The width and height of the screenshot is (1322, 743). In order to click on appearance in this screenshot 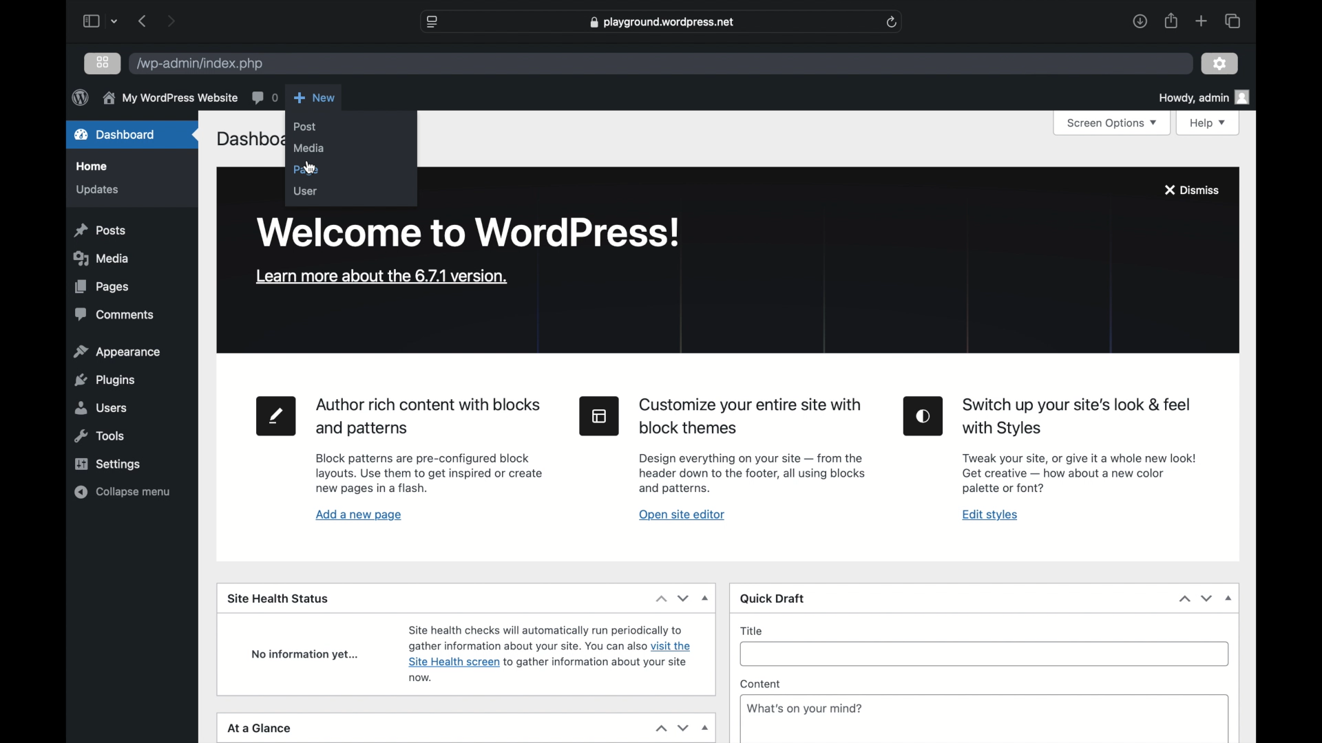, I will do `click(118, 352)`.